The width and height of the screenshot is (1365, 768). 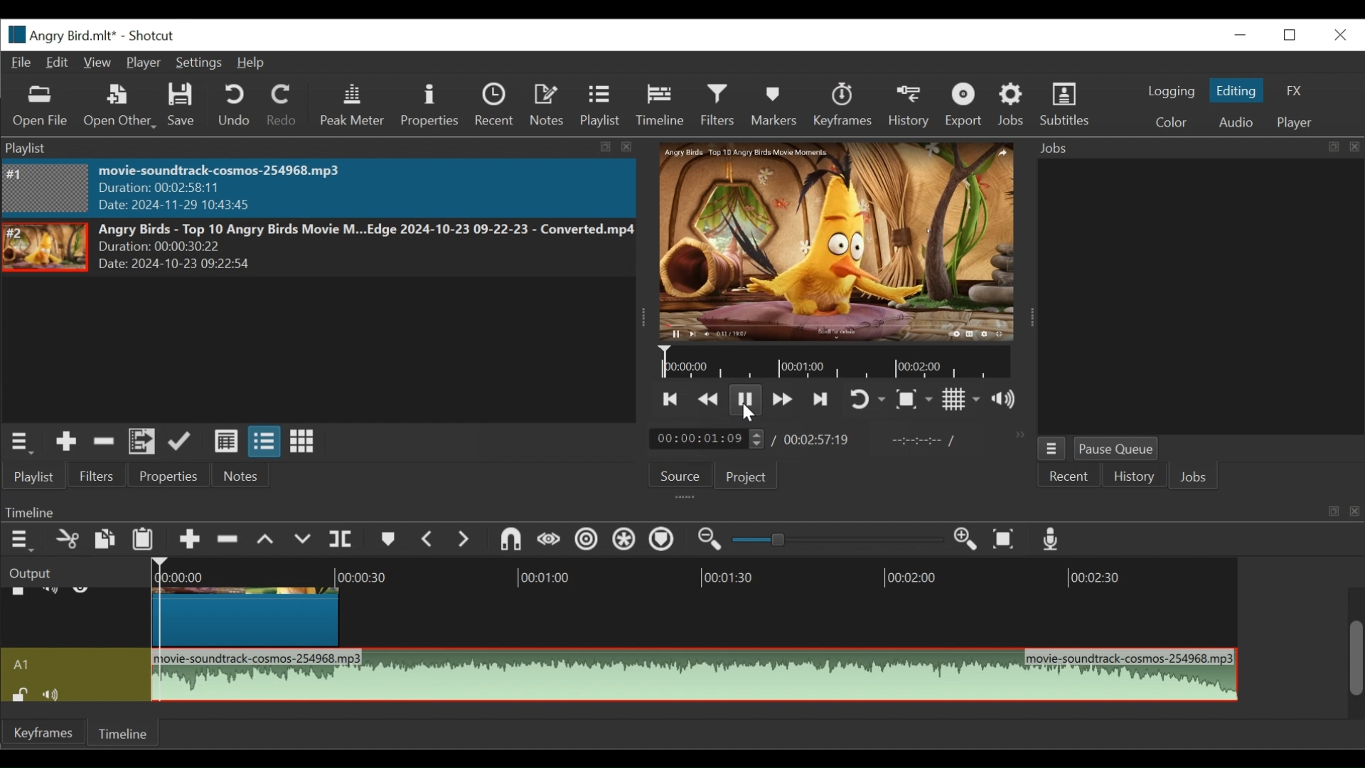 I want to click on Split Playhead, so click(x=341, y=540).